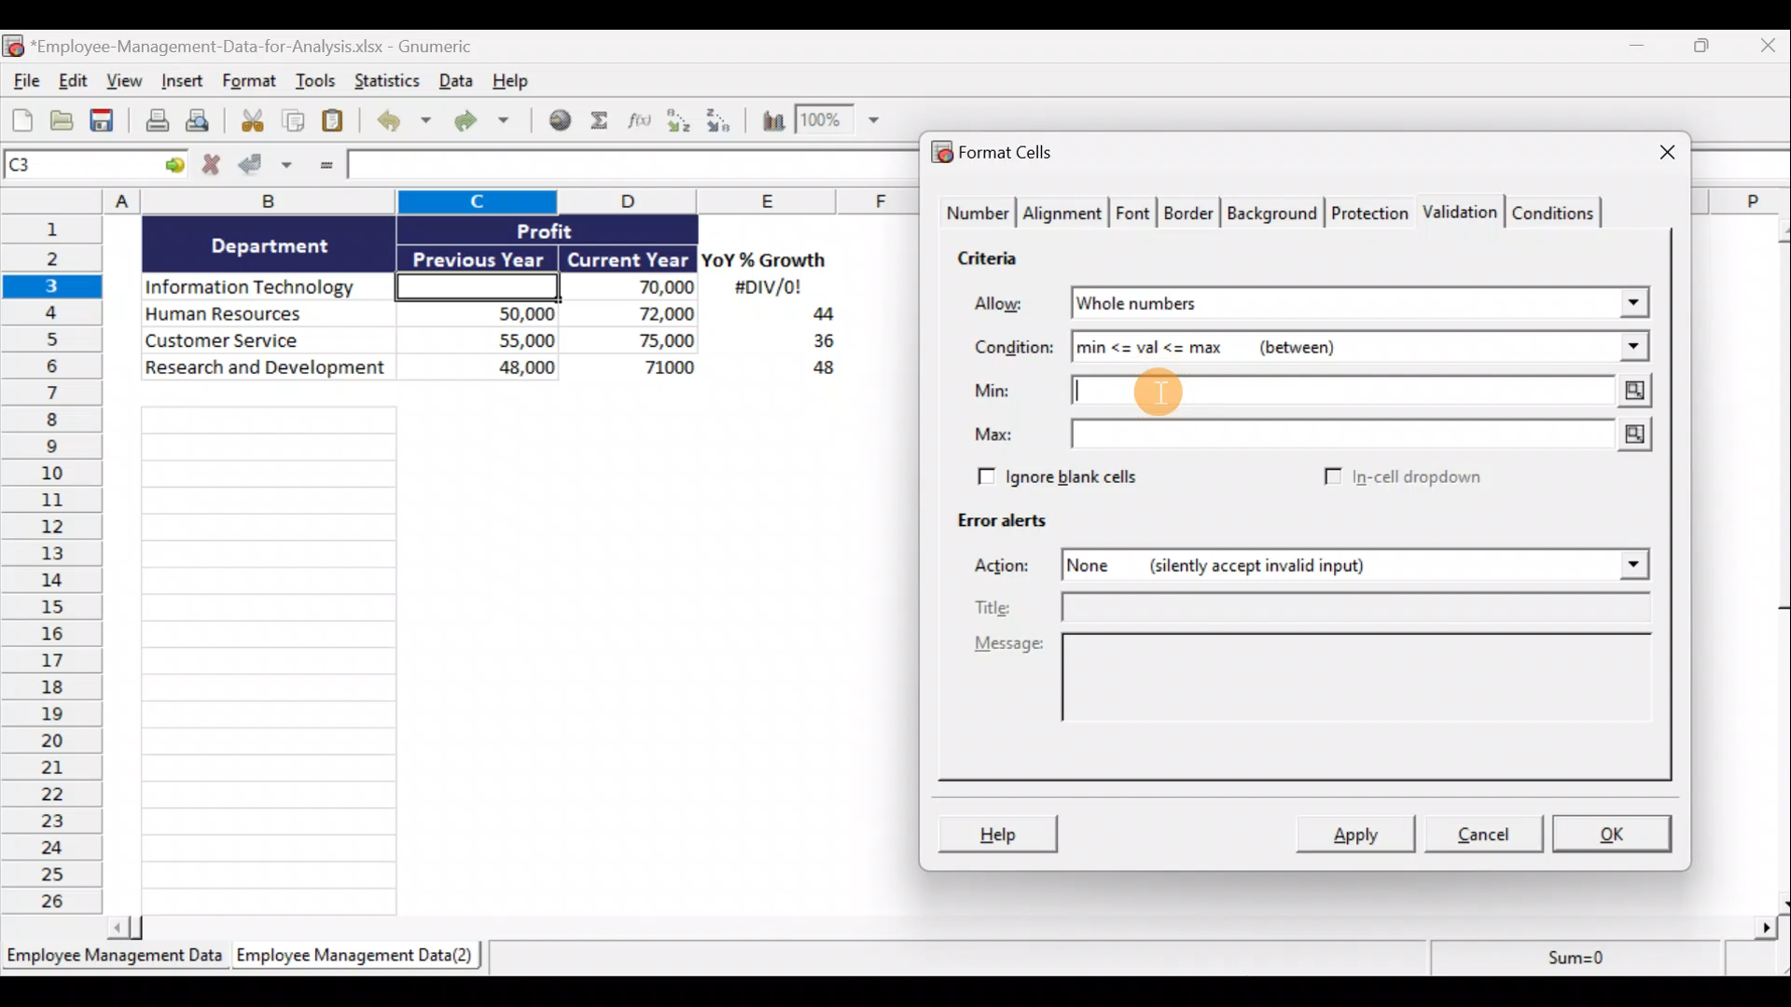  I want to click on Employee Management Data, so click(113, 956).